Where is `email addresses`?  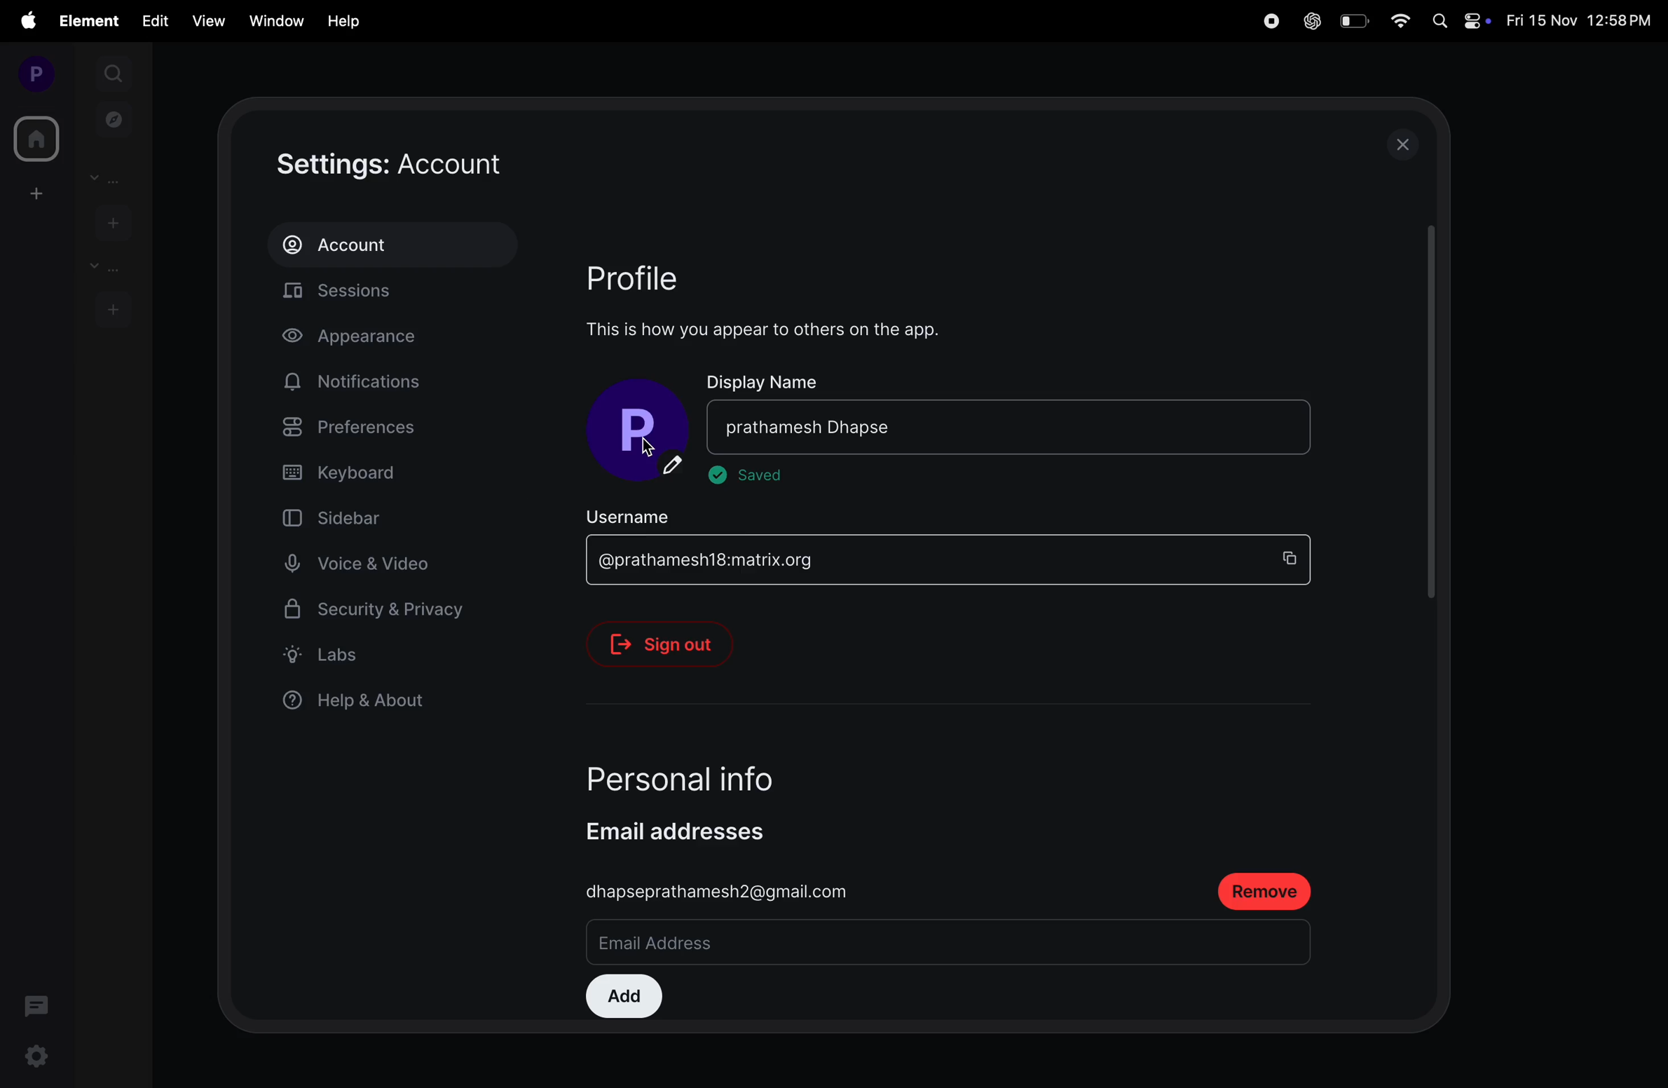 email addresses is located at coordinates (690, 826).